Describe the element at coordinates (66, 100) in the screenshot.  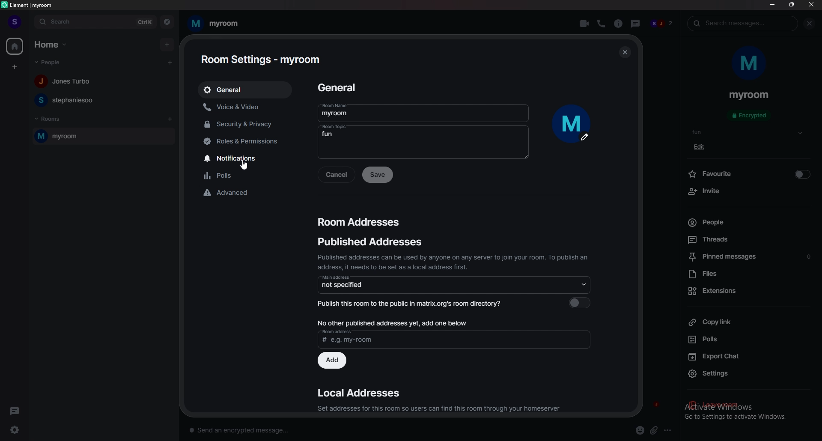
I see `people` at that location.